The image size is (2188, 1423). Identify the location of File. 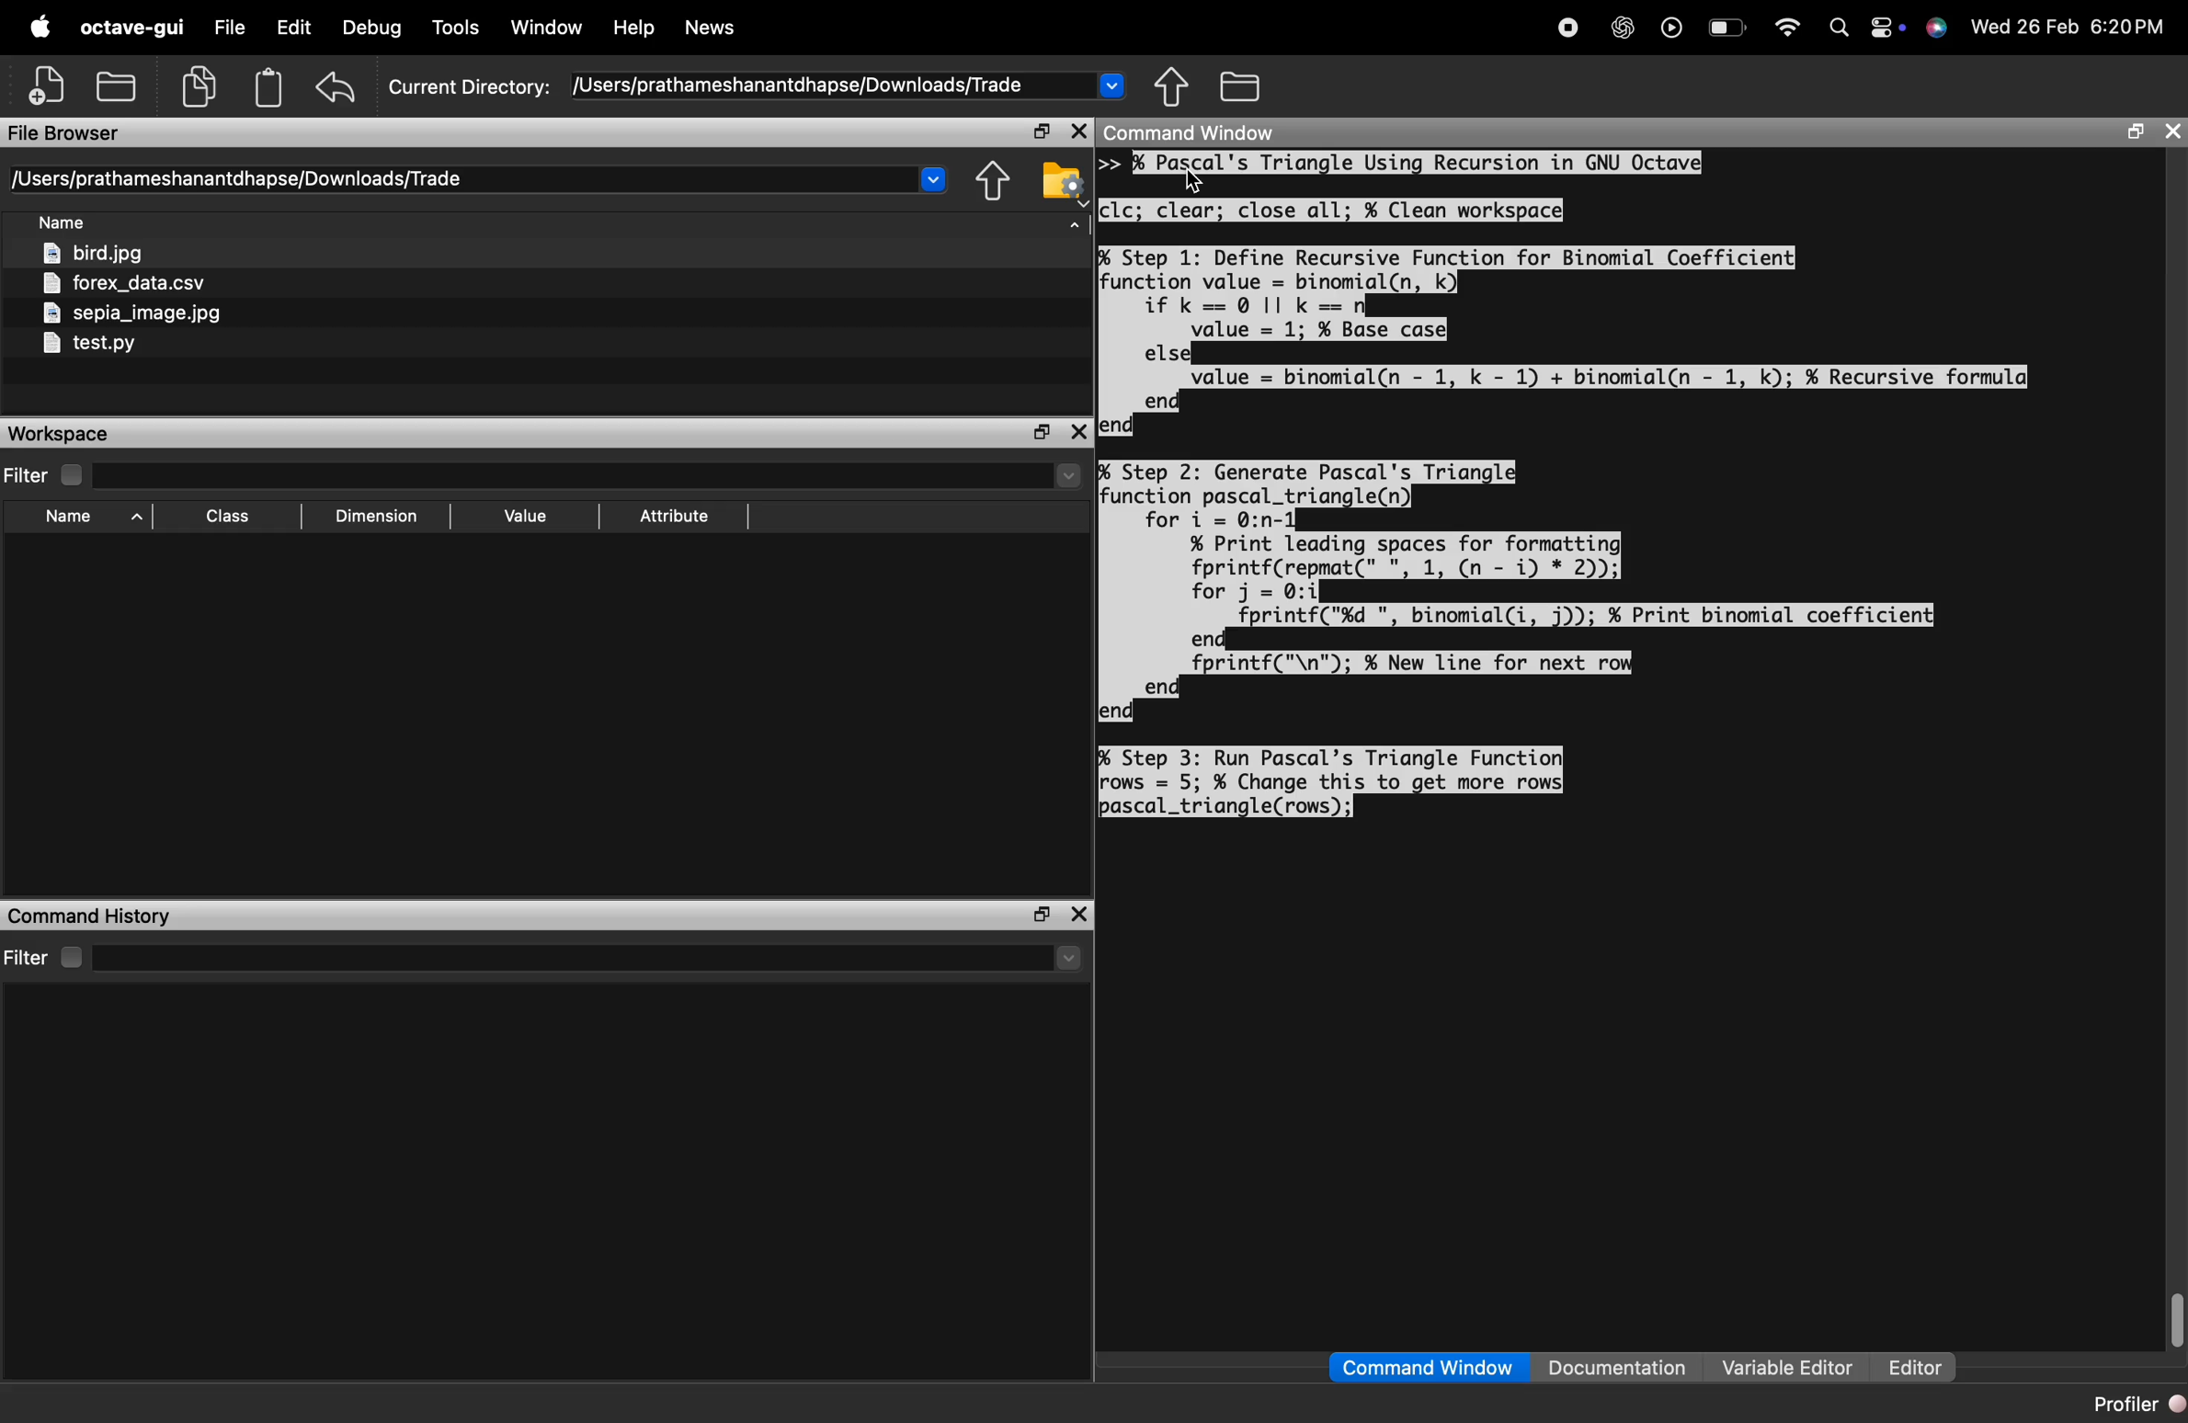
(230, 25).